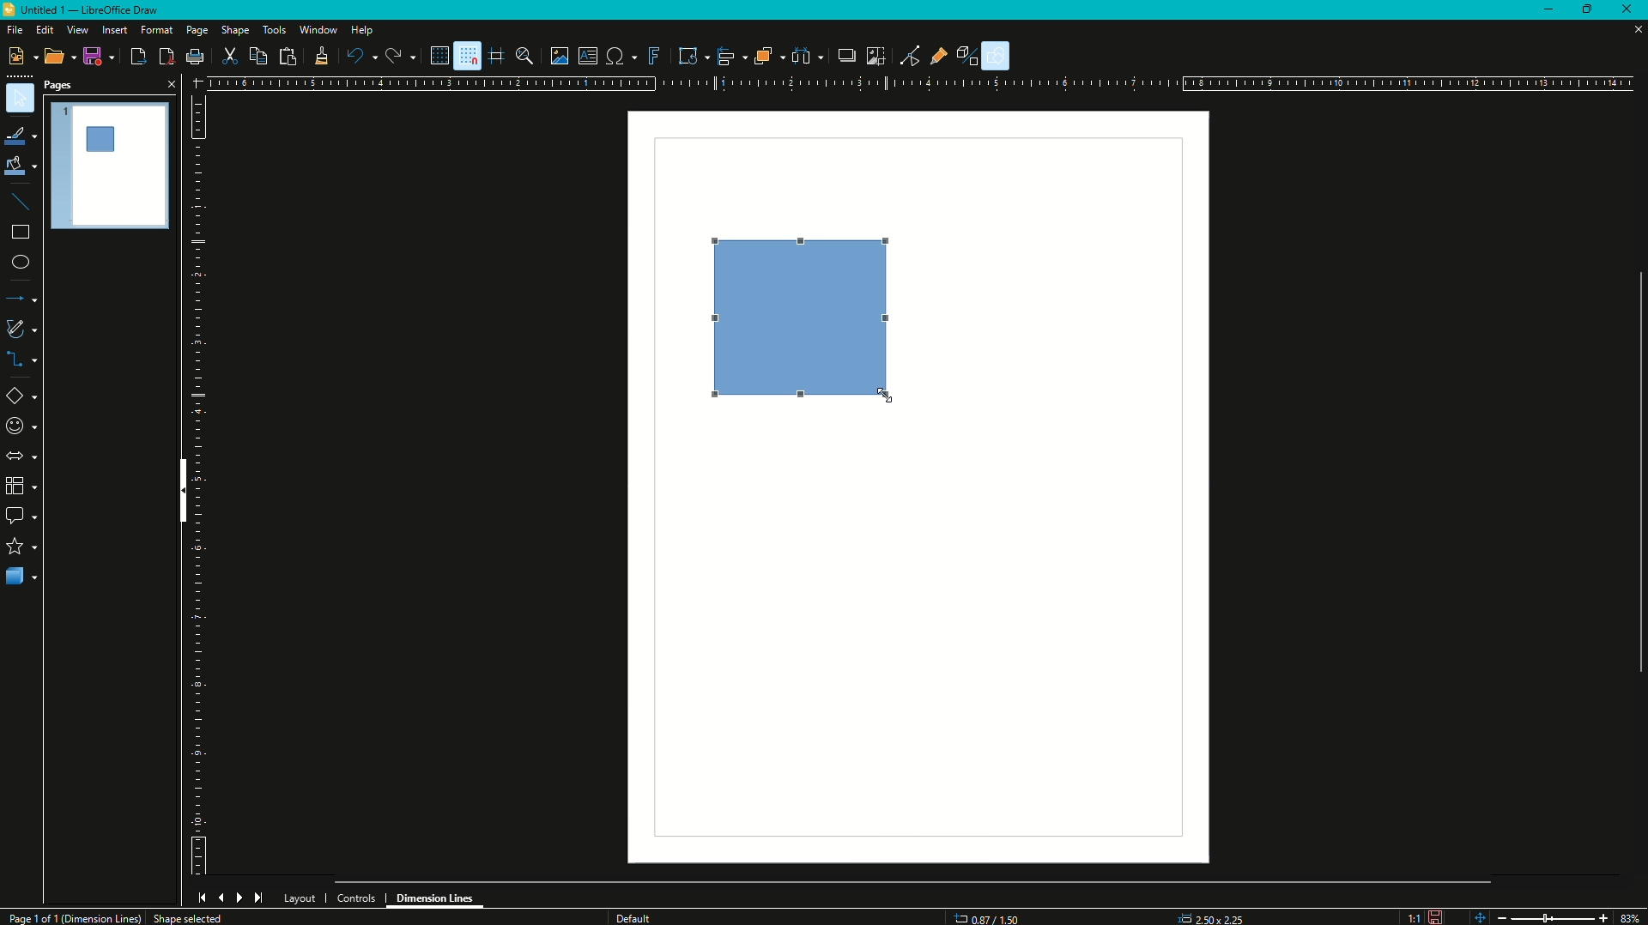  I want to click on Rectangle, so click(19, 236).